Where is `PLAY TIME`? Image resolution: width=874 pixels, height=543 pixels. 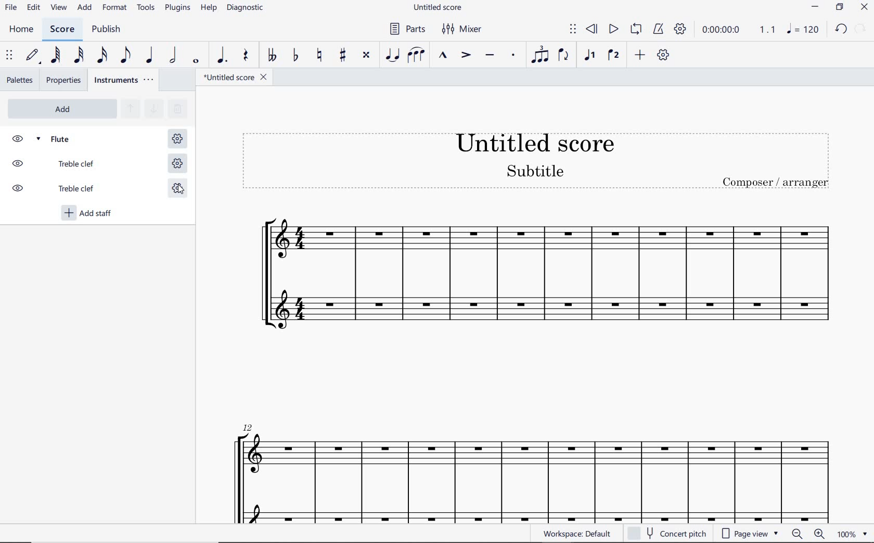 PLAY TIME is located at coordinates (737, 30).